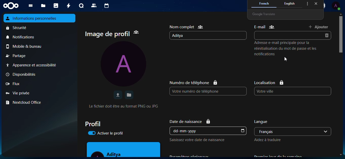  Describe the element at coordinates (81, 6) in the screenshot. I see `talk` at that location.